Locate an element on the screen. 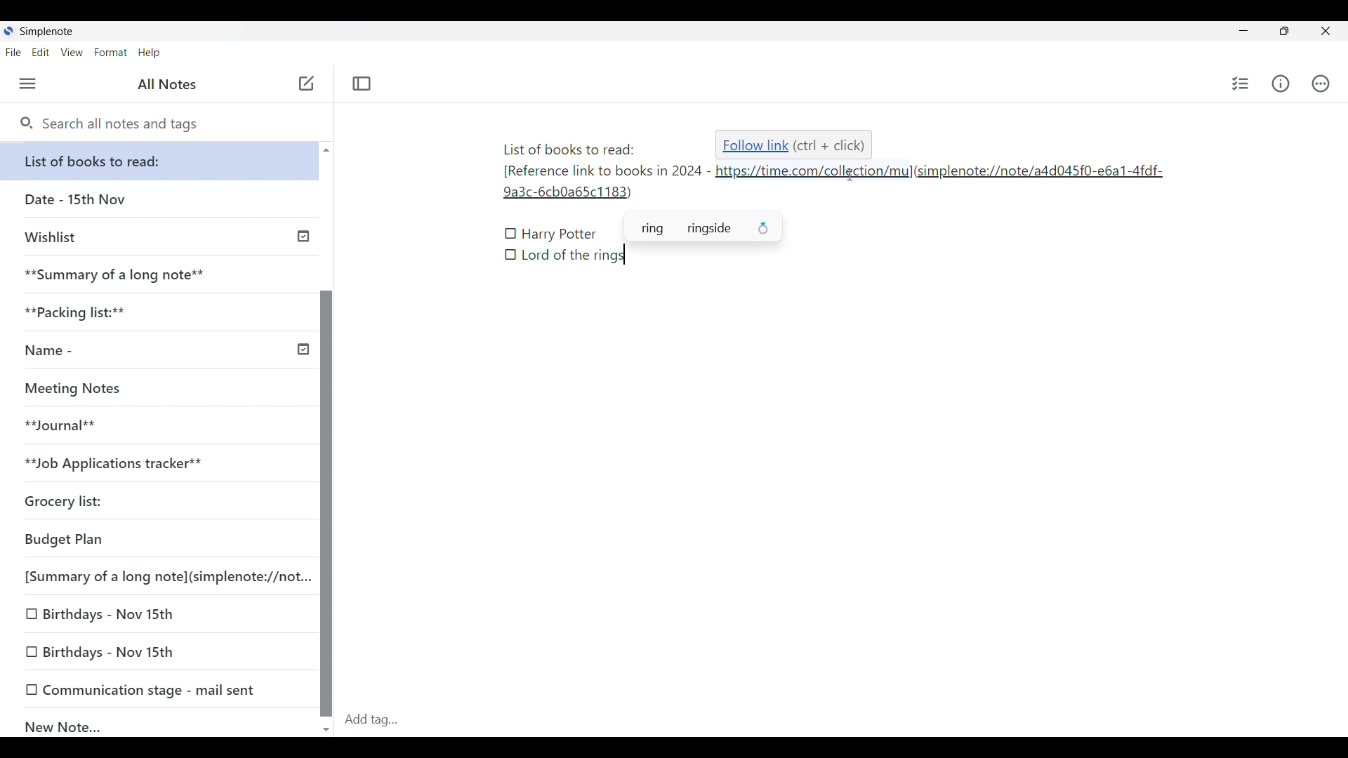  Date - 15th Nov is located at coordinates (160, 199).